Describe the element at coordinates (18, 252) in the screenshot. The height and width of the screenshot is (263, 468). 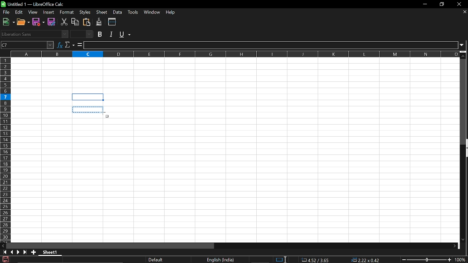
I see `Next sheet` at that location.